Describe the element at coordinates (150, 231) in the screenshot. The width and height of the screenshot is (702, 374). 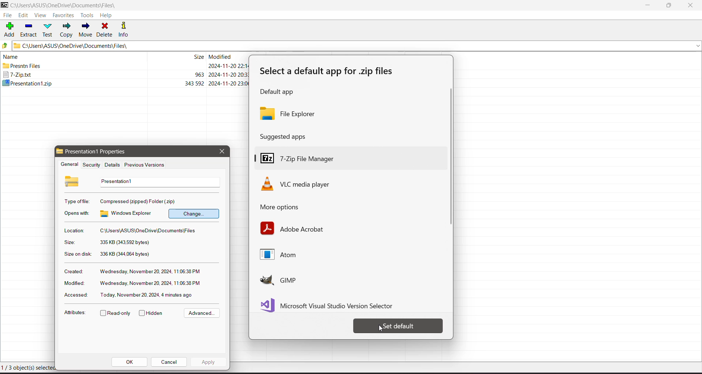
I see `Location of the selected file` at that location.